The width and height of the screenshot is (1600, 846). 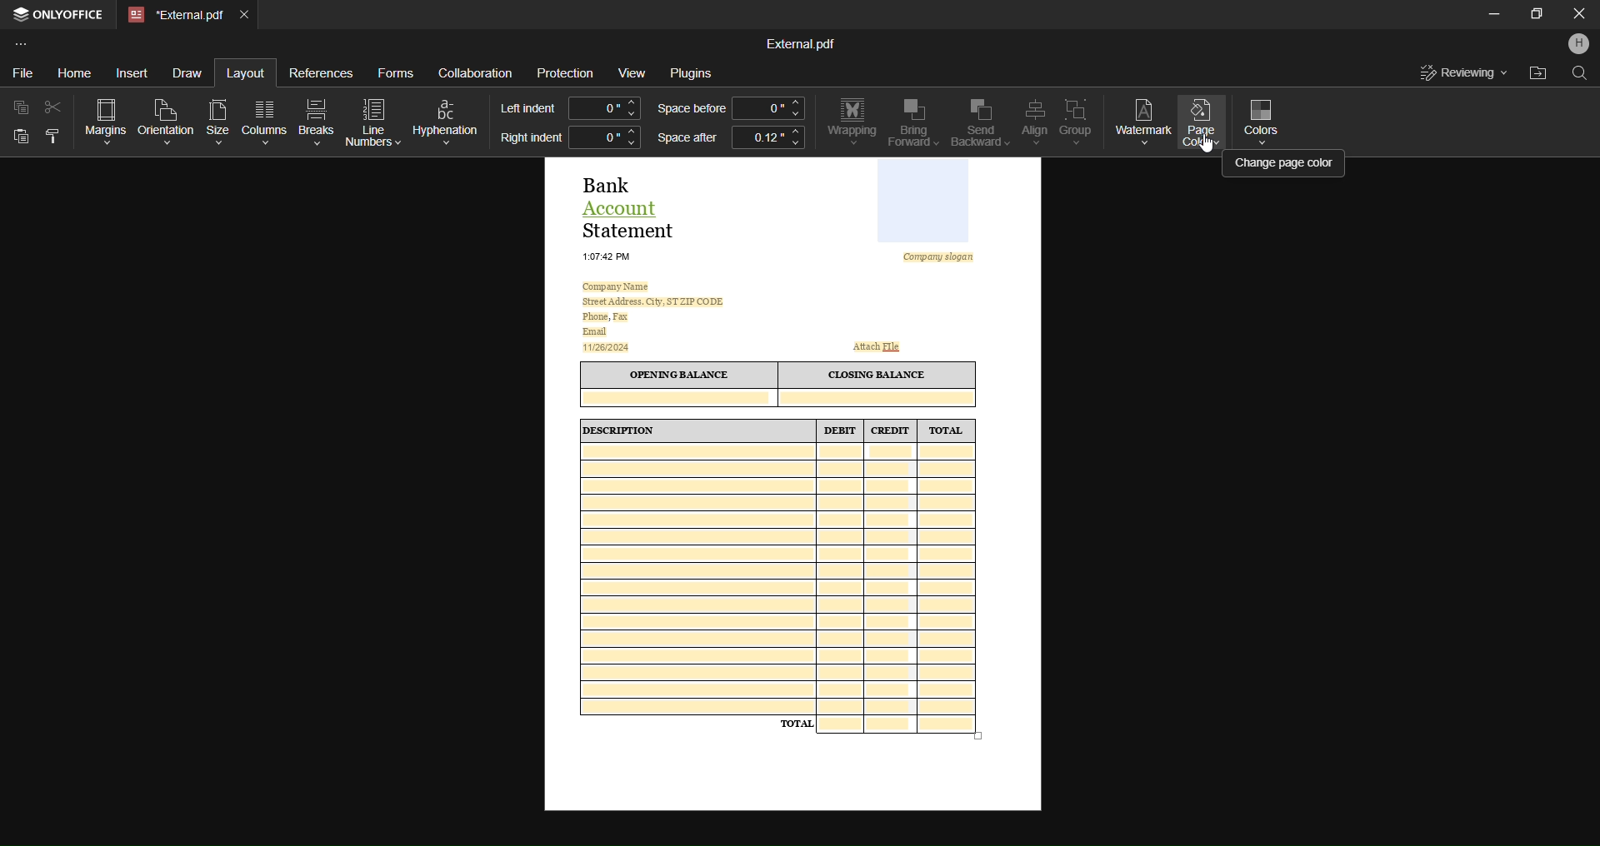 I want to click on Layout, so click(x=244, y=72).